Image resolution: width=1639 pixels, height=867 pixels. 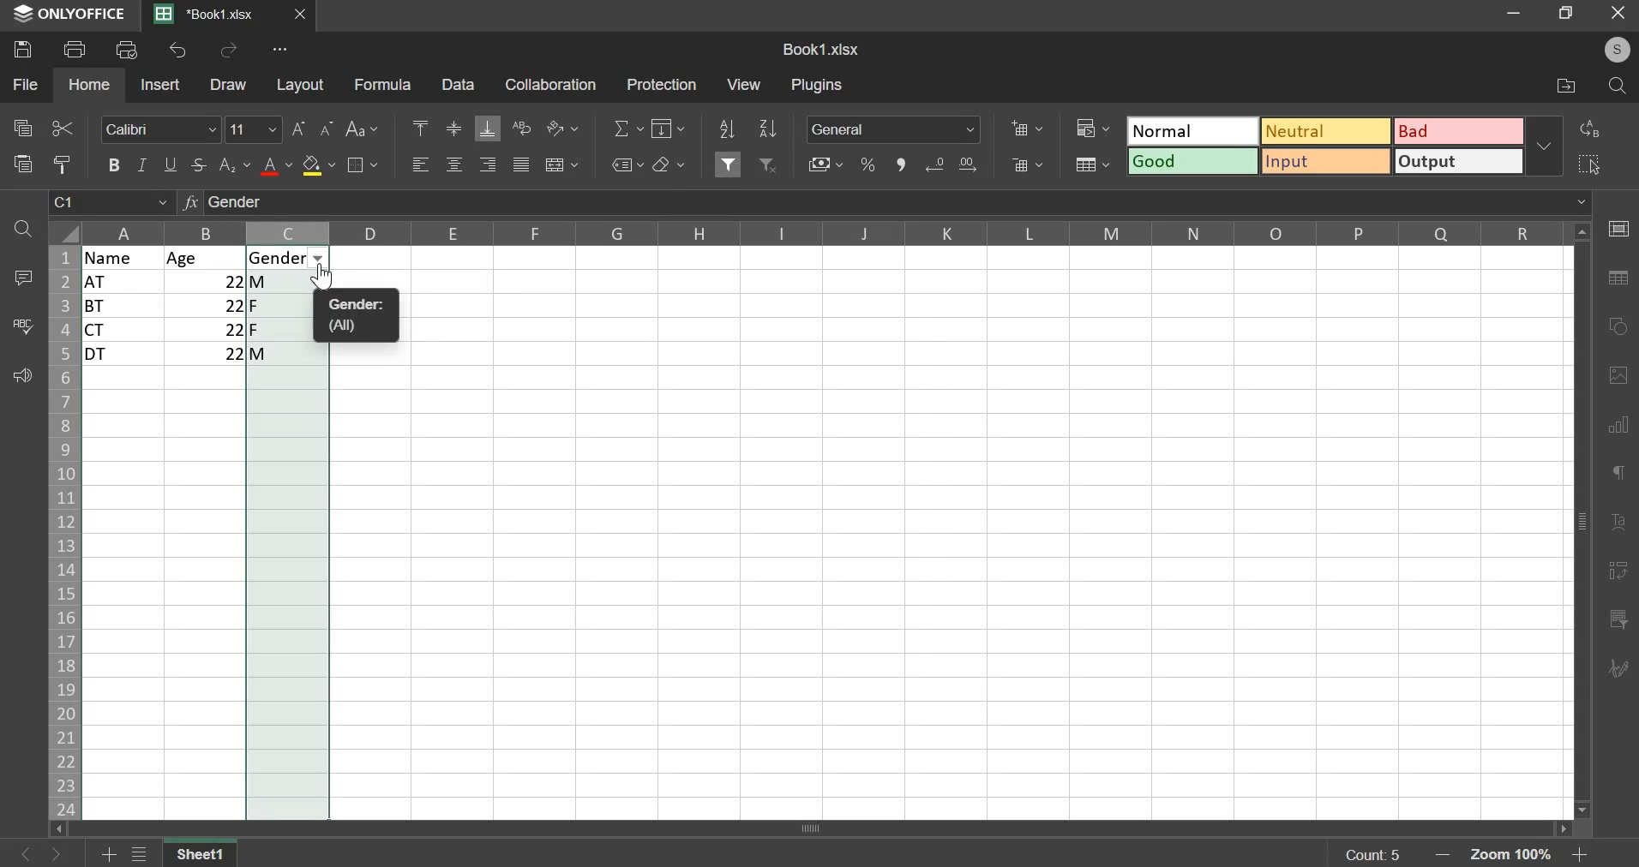 I want to click on print preview, so click(x=127, y=48).